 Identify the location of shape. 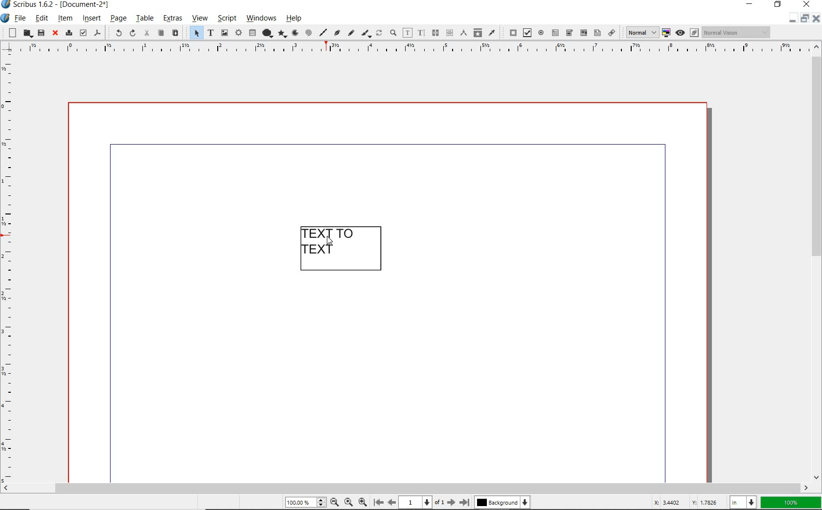
(267, 32).